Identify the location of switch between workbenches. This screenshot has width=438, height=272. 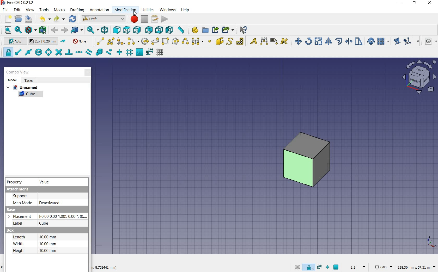
(103, 19).